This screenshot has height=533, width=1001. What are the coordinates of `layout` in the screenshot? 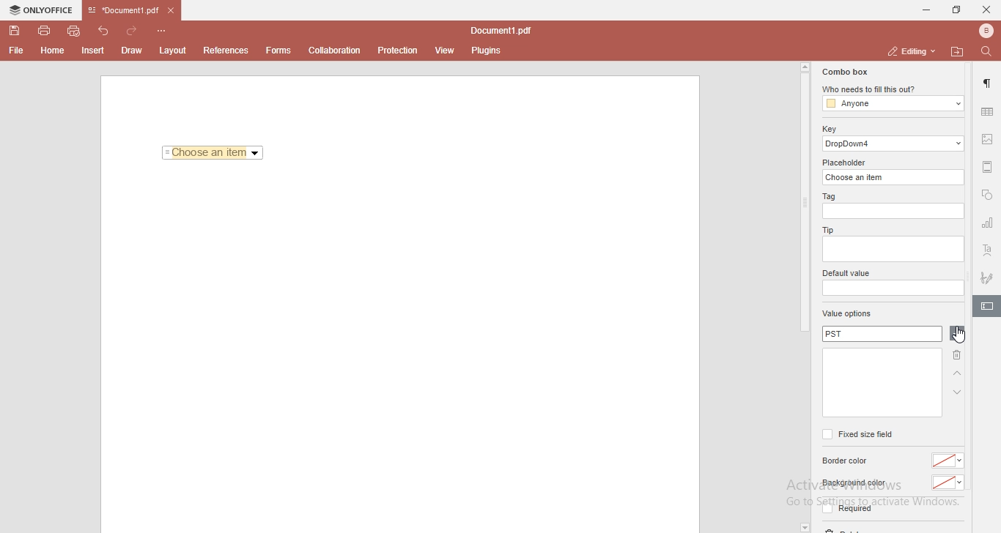 It's located at (175, 51).